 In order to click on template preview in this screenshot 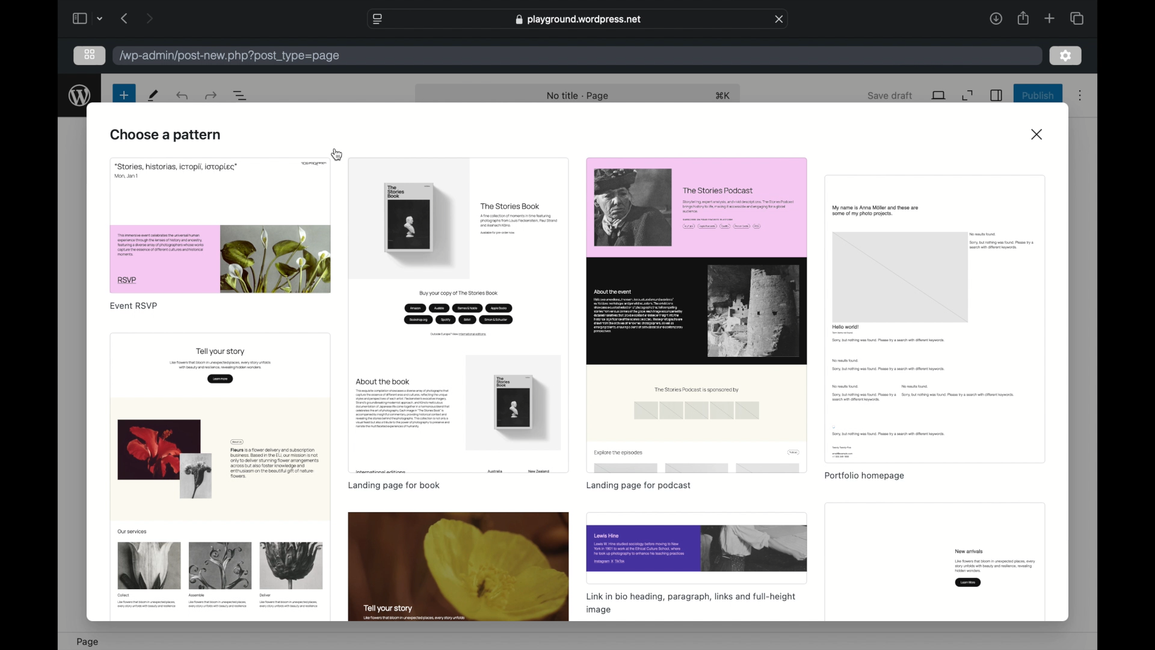, I will do `click(696, 314)`.